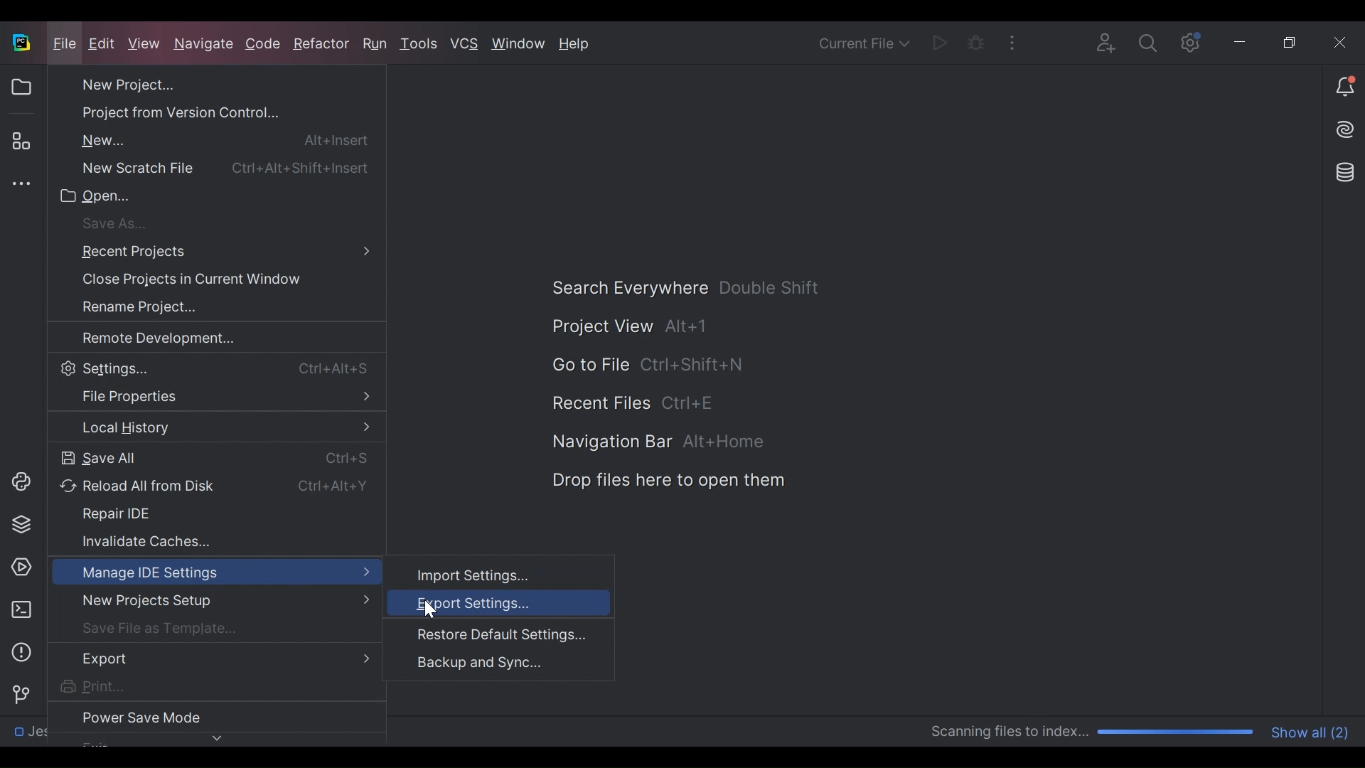 The width and height of the screenshot is (1365, 768). What do you see at coordinates (208, 367) in the screenshot?
I see `Settings` at bounding box center [208, 367].